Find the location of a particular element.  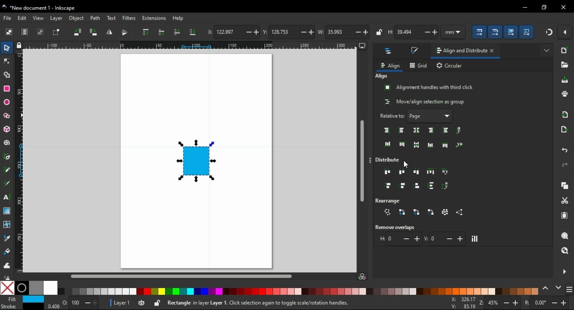

more options is located at coordinates (564, 271).